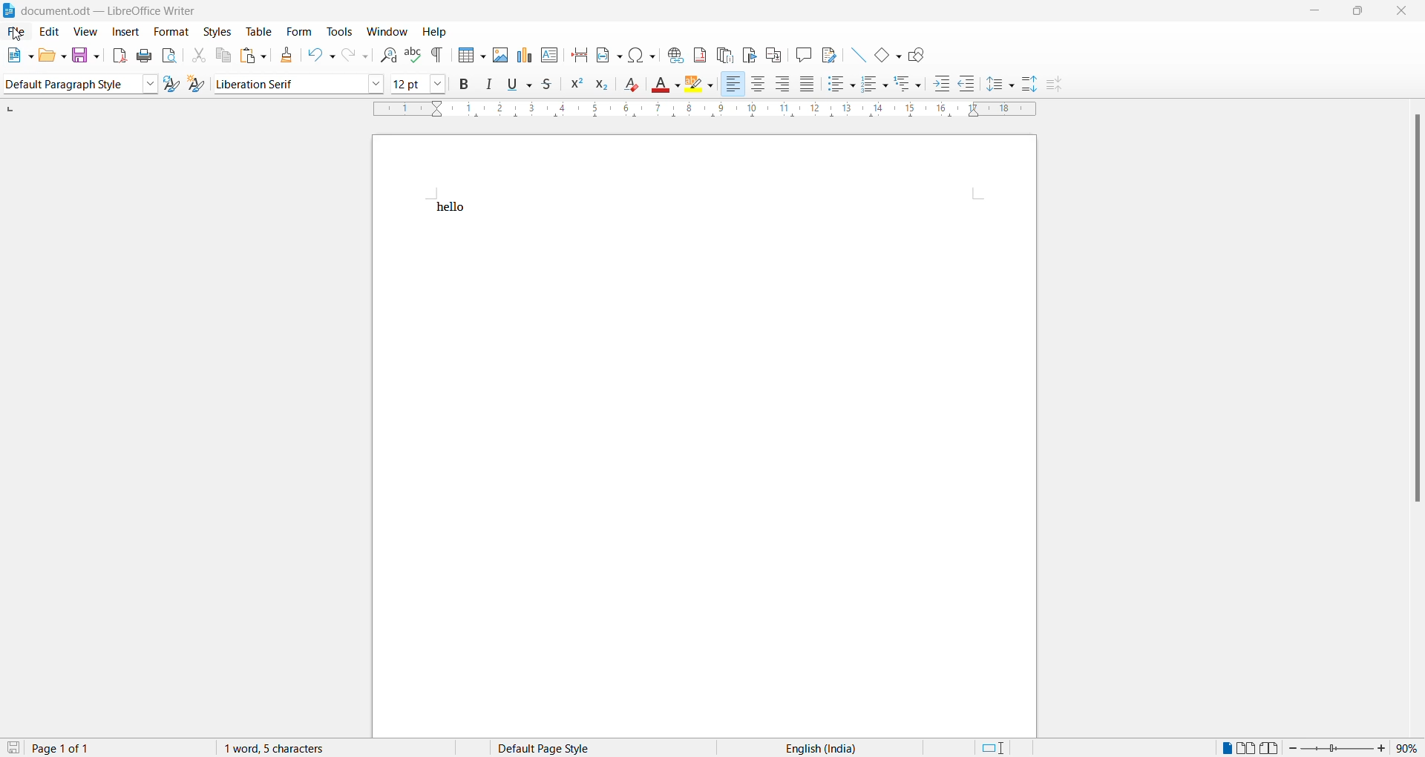 This screenshot has width=1425, height=757. I want to click on Toggle formatting marks, so click(439, 55).